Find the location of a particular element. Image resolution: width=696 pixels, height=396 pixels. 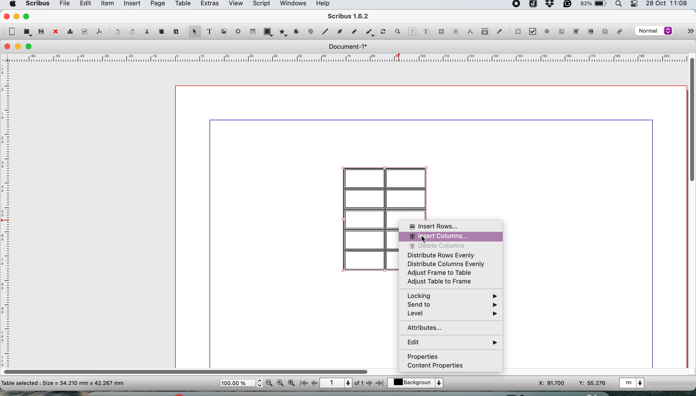

minimise is located at coordinates (16, 16).